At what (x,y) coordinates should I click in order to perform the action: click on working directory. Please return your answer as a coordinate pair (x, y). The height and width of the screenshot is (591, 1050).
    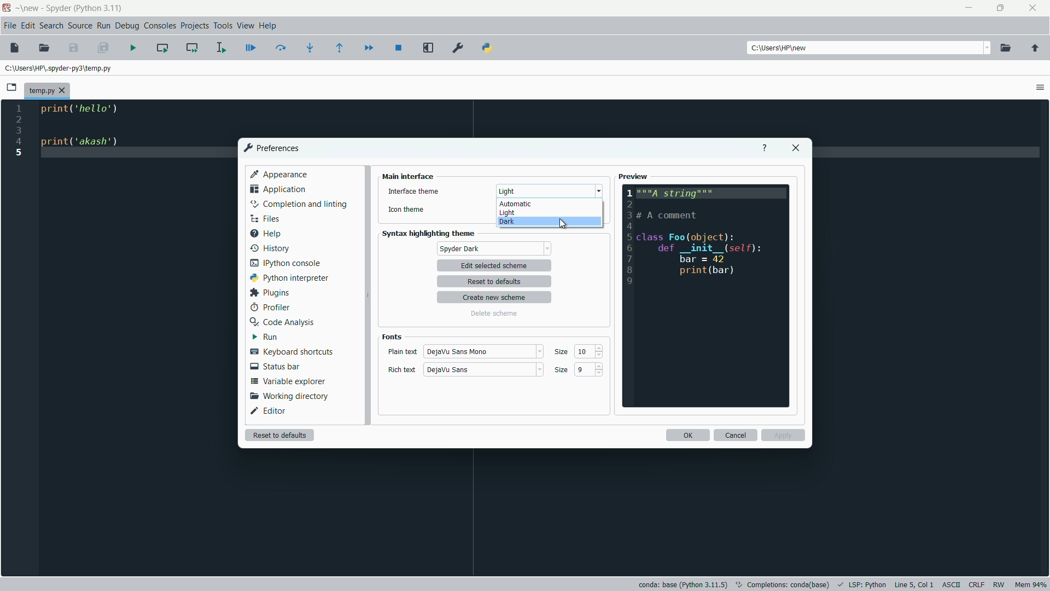
    Looking at the image, I should click on (287, 397).